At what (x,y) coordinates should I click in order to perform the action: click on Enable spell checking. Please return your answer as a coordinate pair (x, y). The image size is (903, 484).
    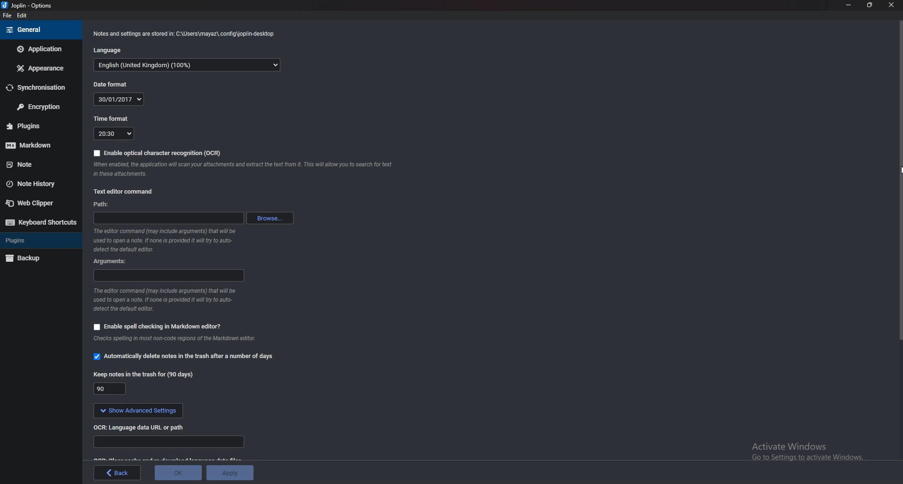
    Looking at the image, I should click on (156, 326).